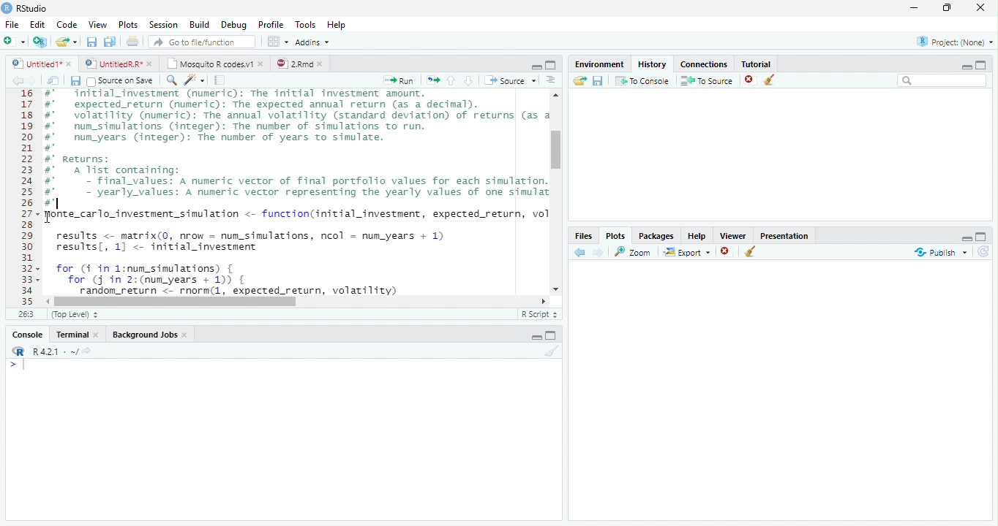 Image resolution: width=998 pixels, height=526 pixels. What do you see at coordinates (470, 81) in the screenshot?
I see `Go to next section of code` at bounding box center [470, 81].